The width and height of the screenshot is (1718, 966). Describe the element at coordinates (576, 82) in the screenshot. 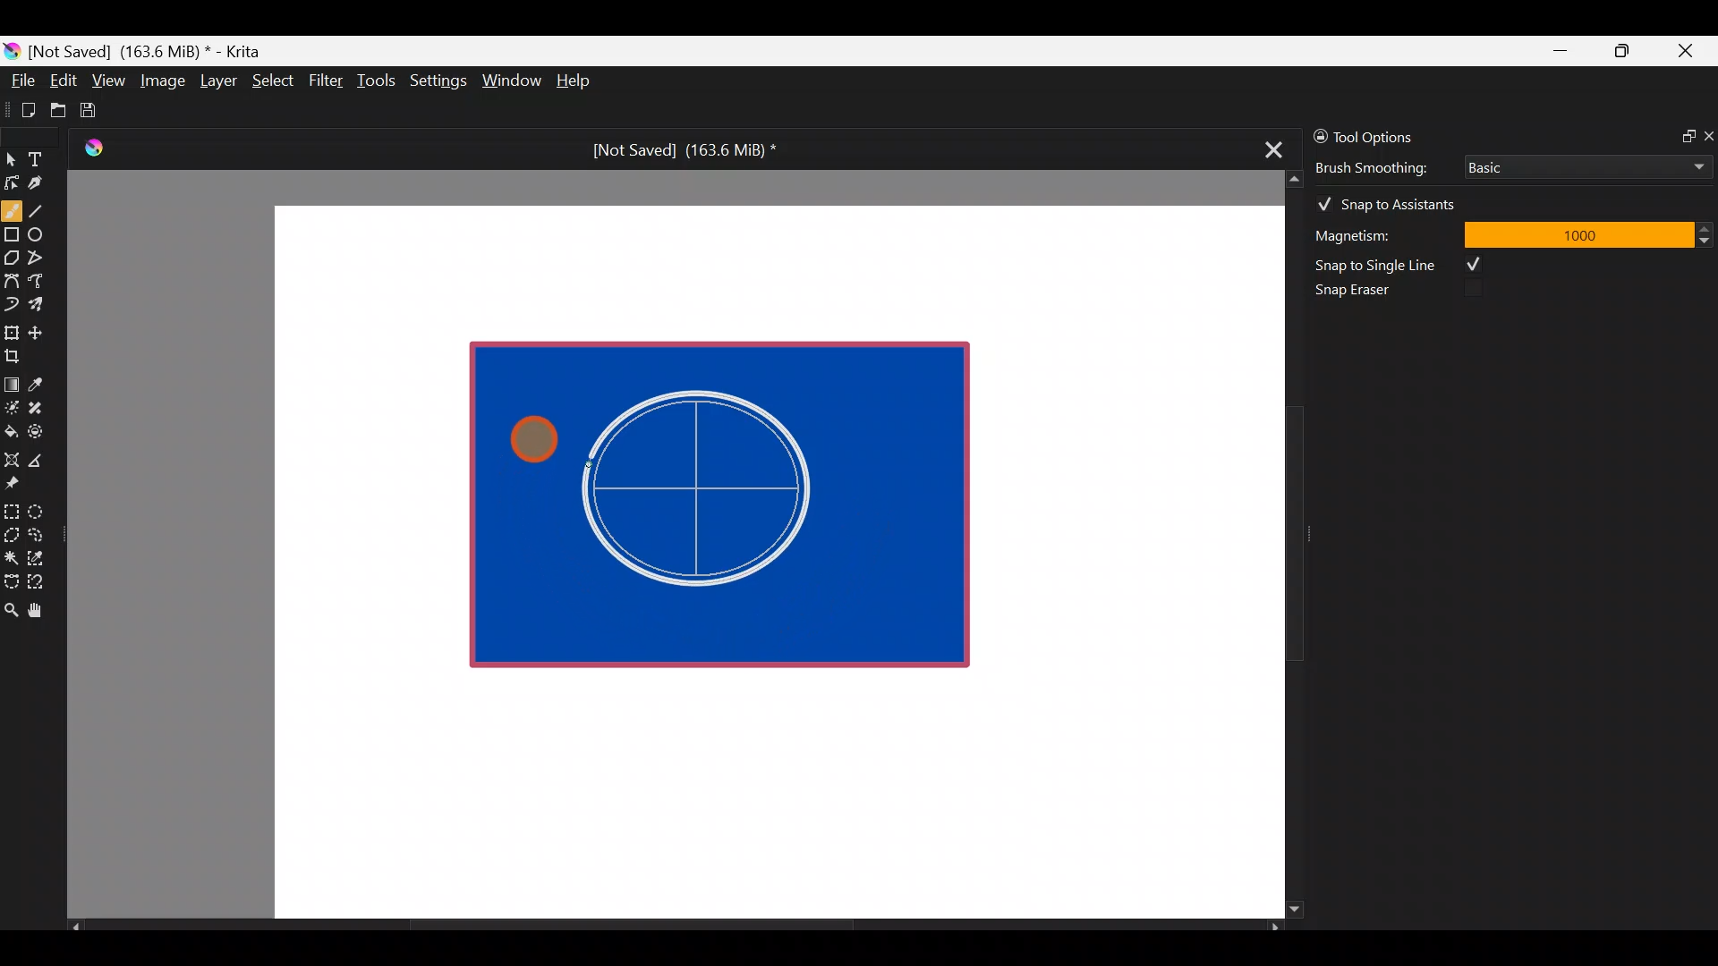

I see `Help` at that location.